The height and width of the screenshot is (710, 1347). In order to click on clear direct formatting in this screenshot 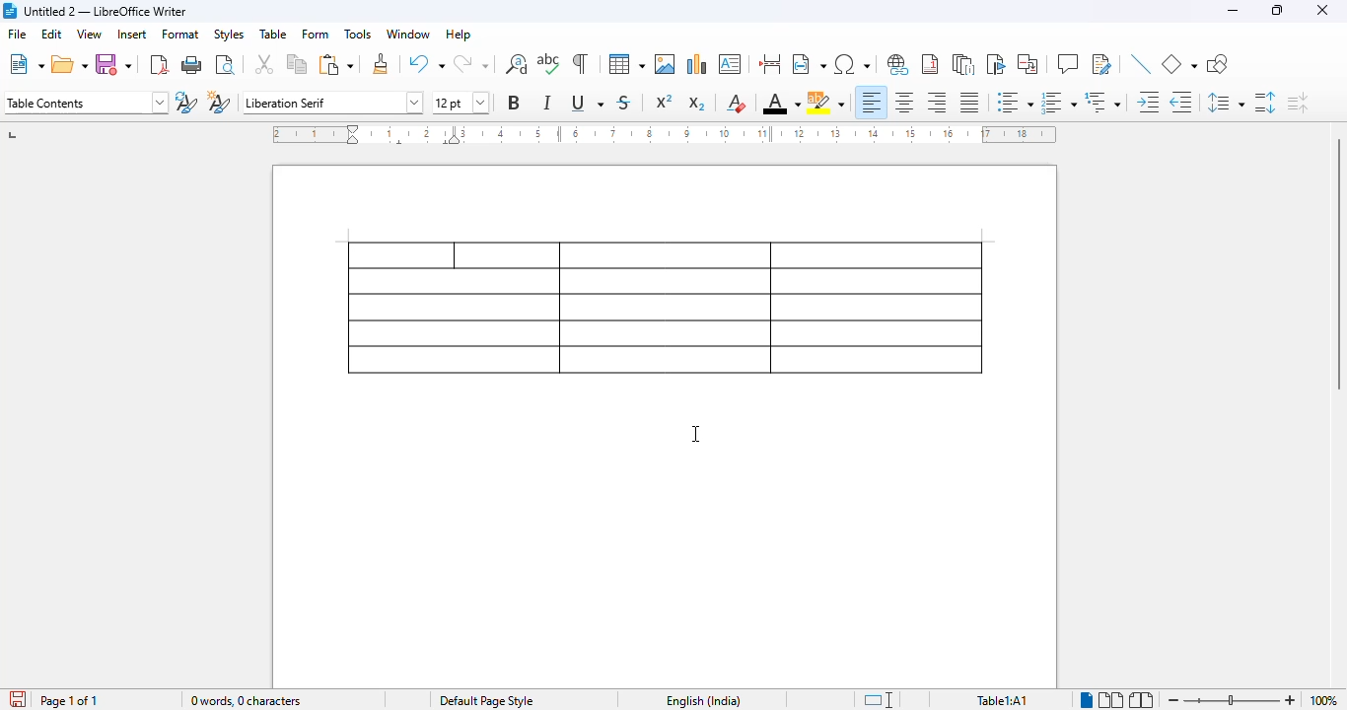, I will do `click(737, 103)`.